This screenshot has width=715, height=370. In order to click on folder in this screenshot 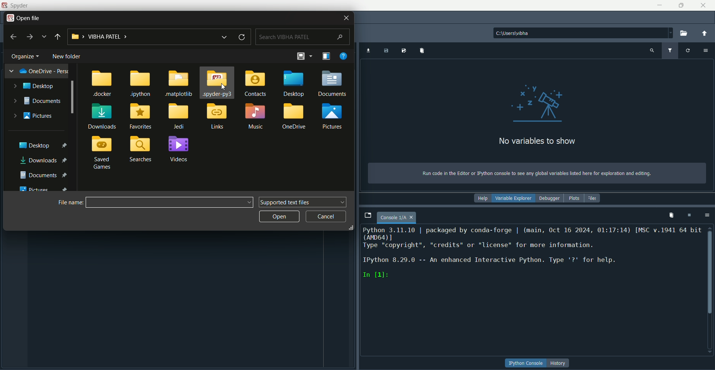, I will do `click(333, 82)`.